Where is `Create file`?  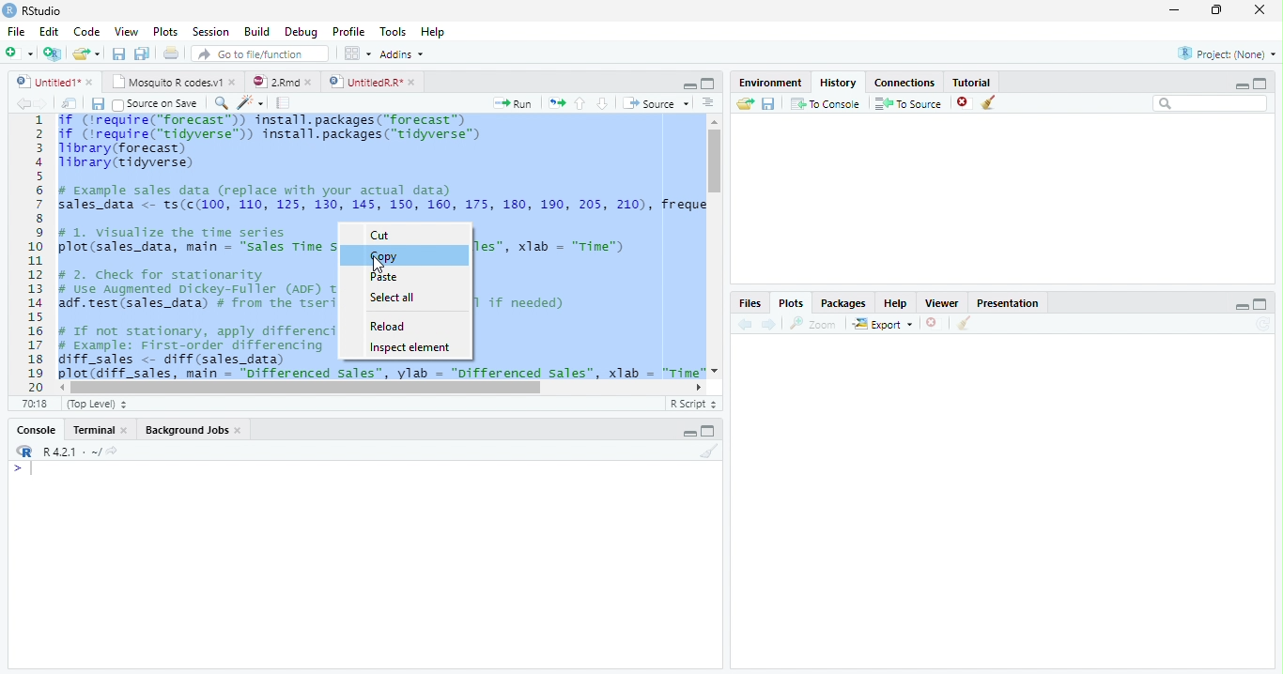
Create file is located at coordinates (20, 54).